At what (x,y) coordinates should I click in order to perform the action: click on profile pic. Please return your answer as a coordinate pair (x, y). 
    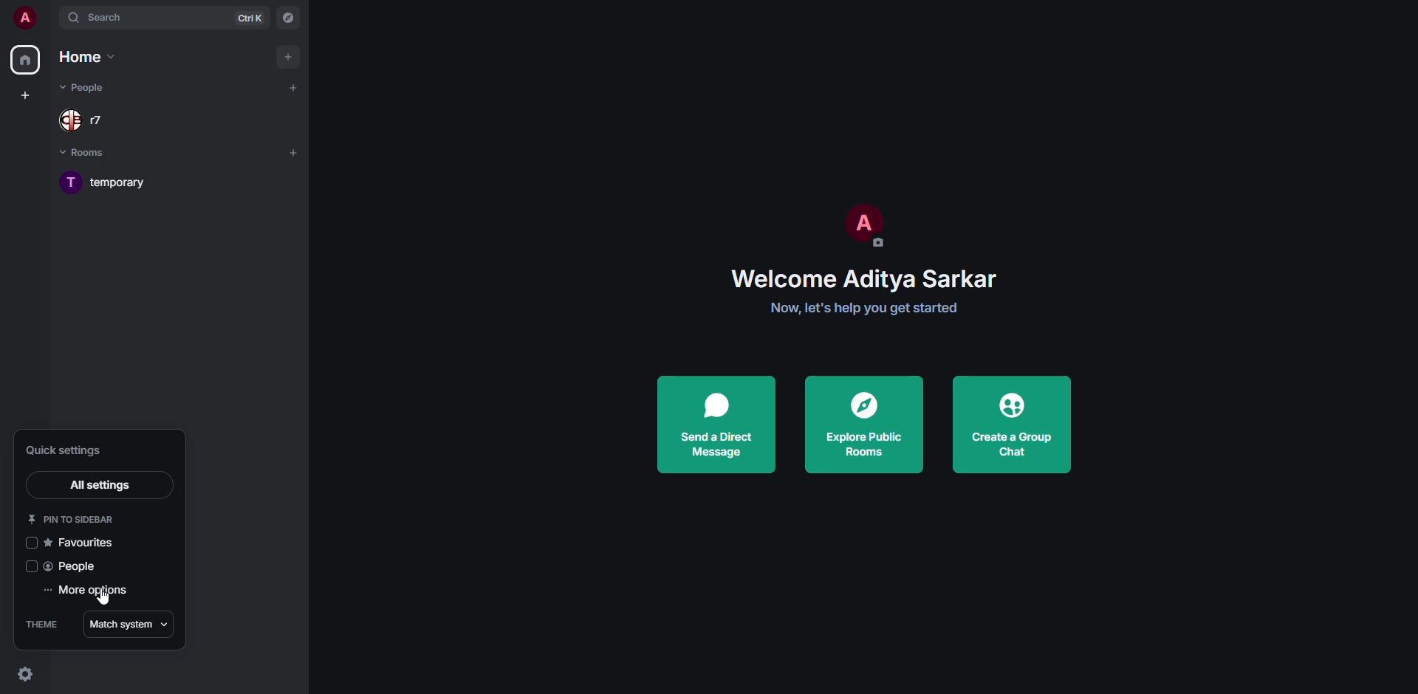
    Looking at the image, I should click on (864, 224).